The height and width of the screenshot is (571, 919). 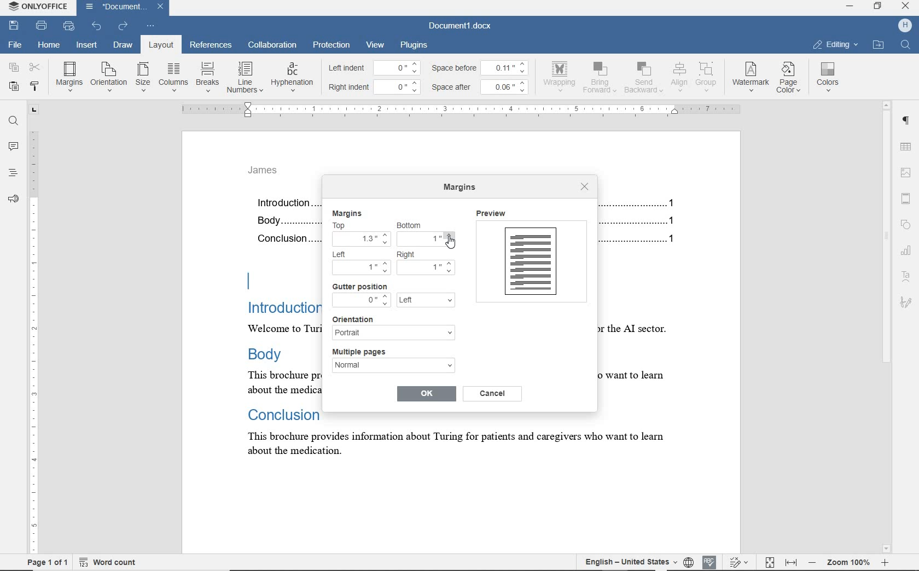 What do you see at coordinates (393, 333) in the screenshot?
I see `portrait` at bounding box center [393, 333].